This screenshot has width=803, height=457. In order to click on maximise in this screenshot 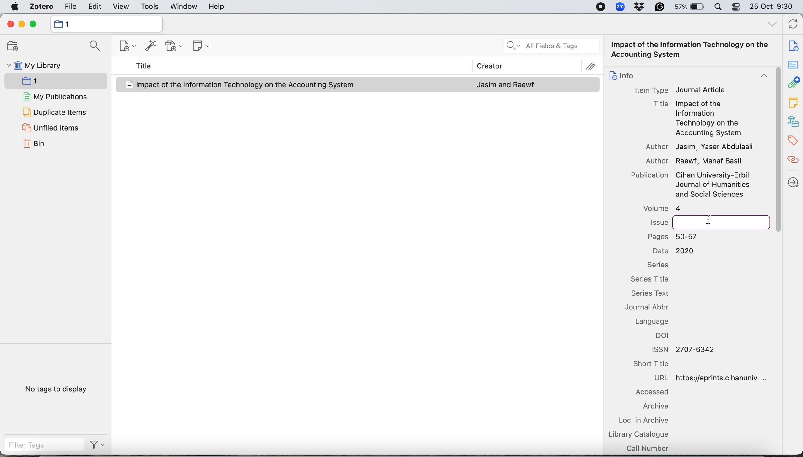, I will do `click(35, 24)`.